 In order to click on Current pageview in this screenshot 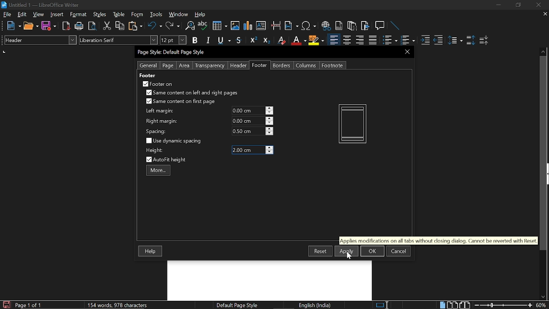, I will do `click(353, 124)`.